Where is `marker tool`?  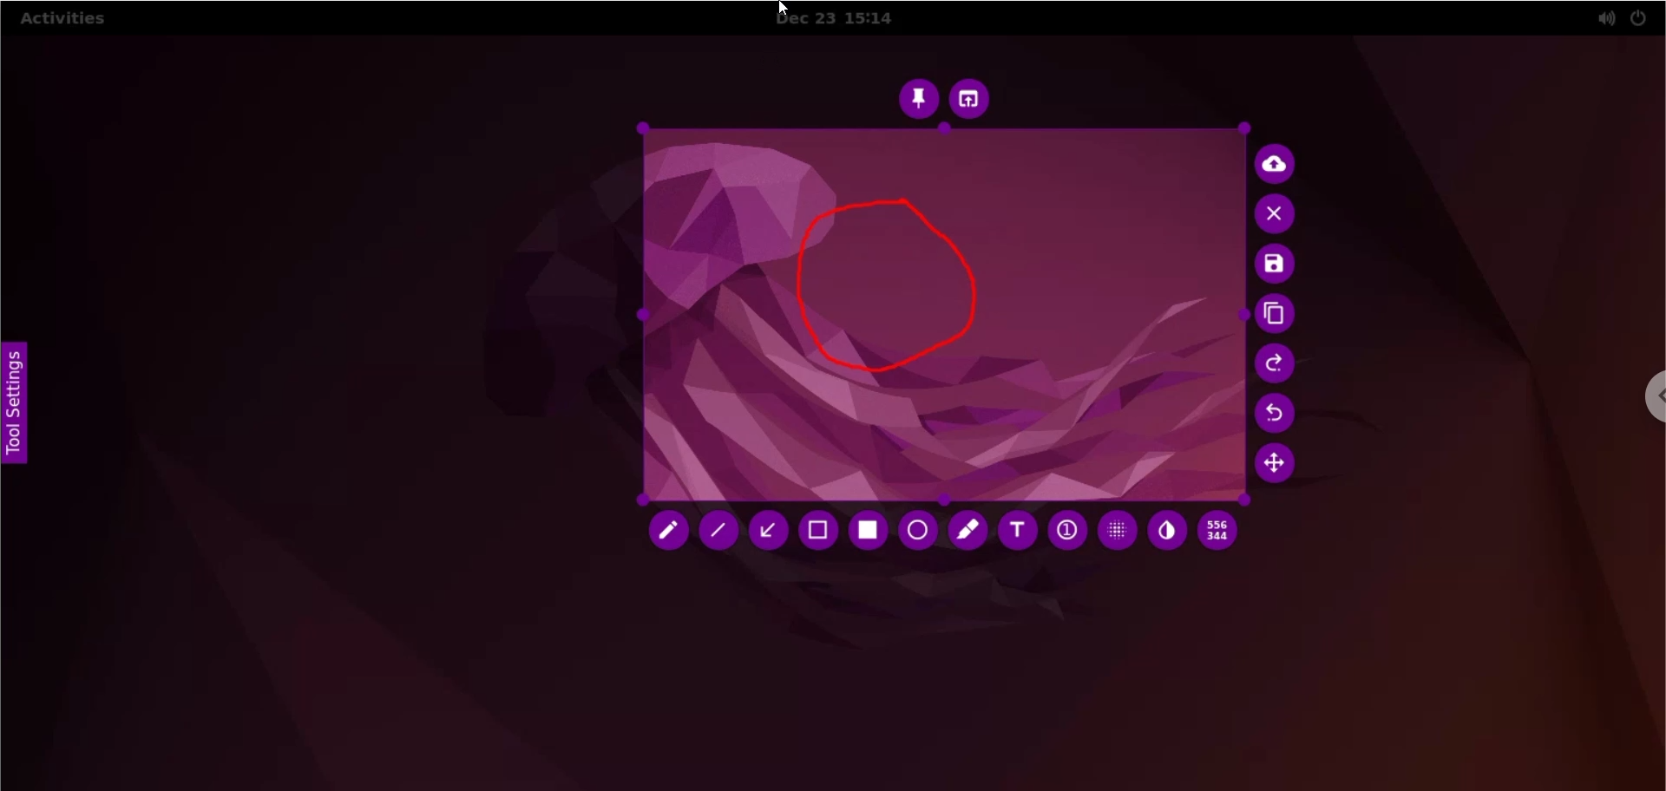 marker tool is located at coordinates (967, 531).